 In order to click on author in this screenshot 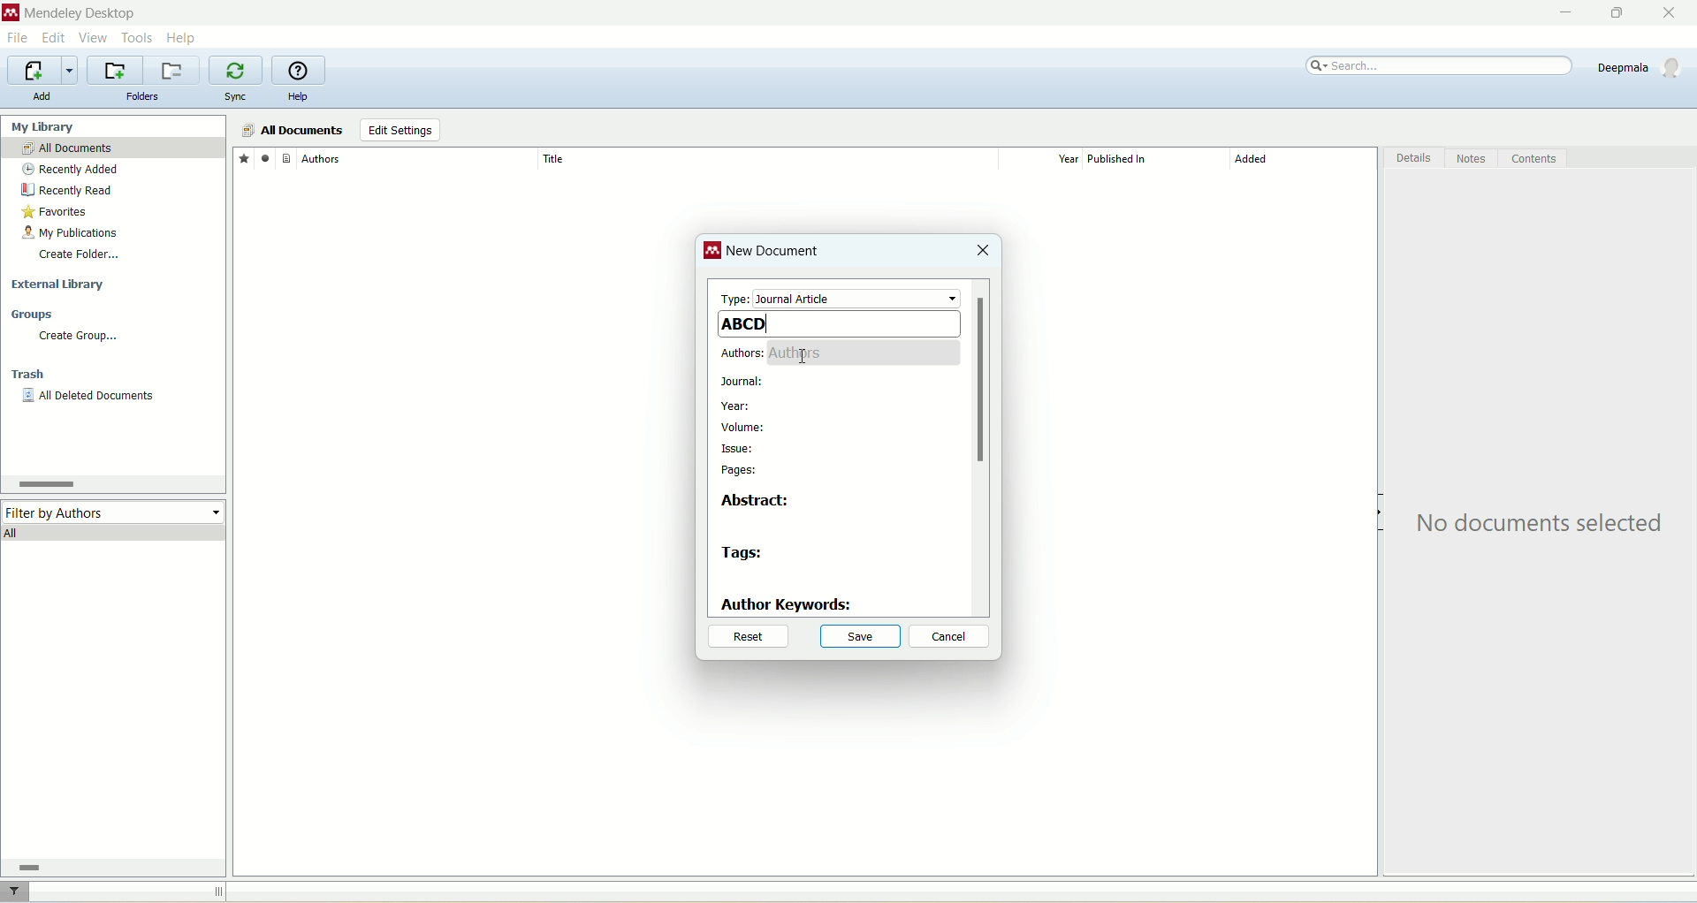, I will do `click(419, 159)`.